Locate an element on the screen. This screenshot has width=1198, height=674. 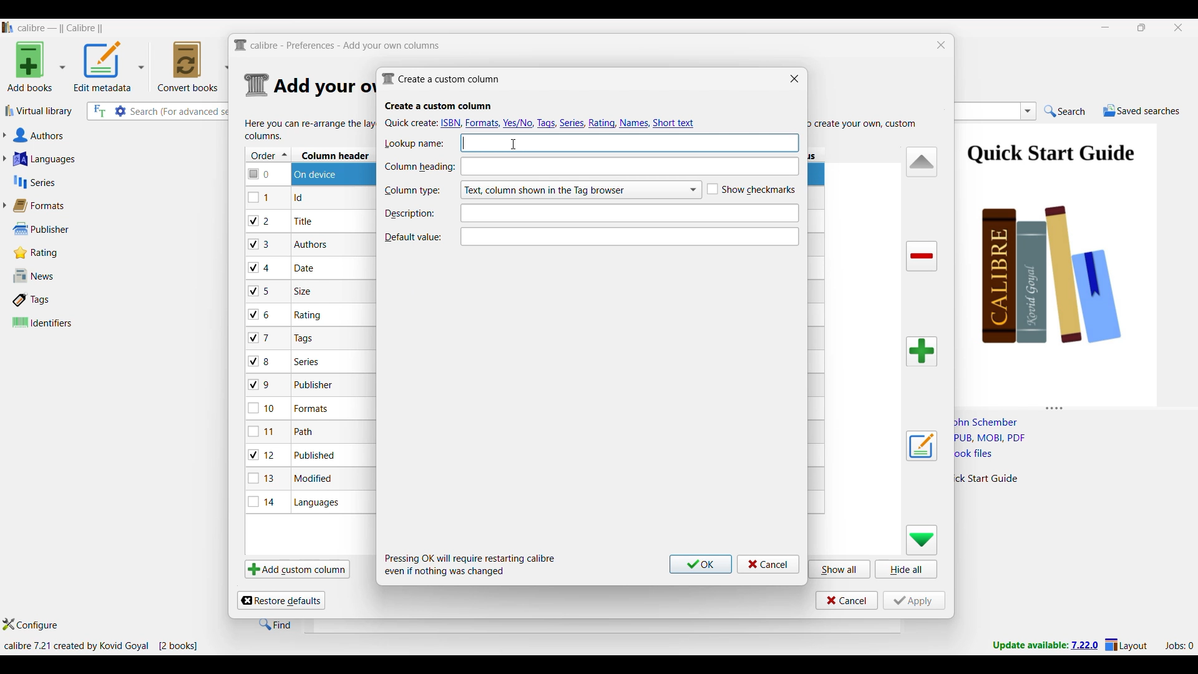
text is located at coordinates (630, 166).